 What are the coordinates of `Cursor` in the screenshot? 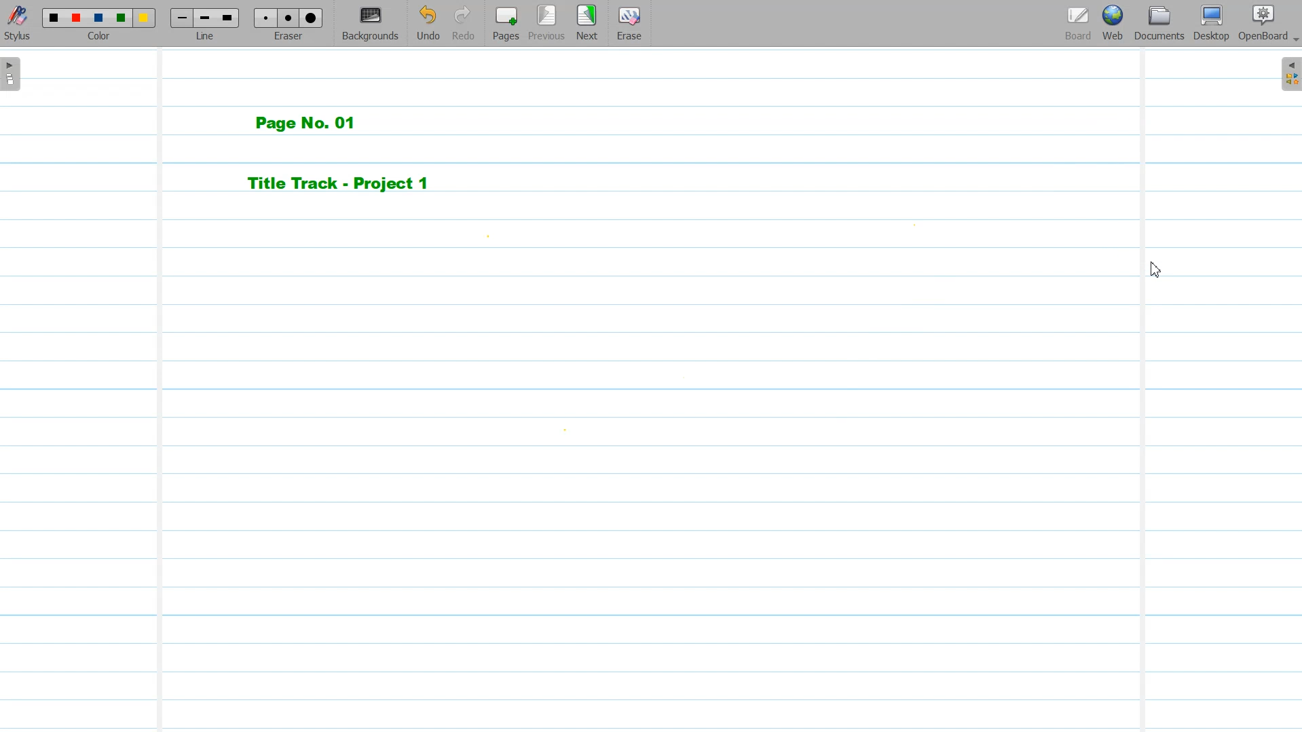 It's located at (1152, 270).